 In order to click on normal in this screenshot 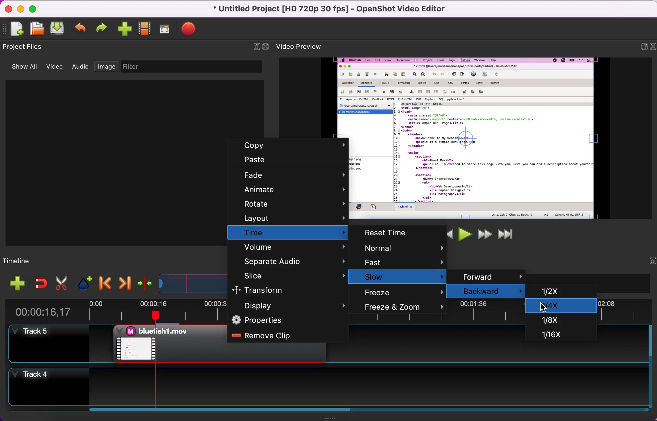, I will do `click(402, 249)`.